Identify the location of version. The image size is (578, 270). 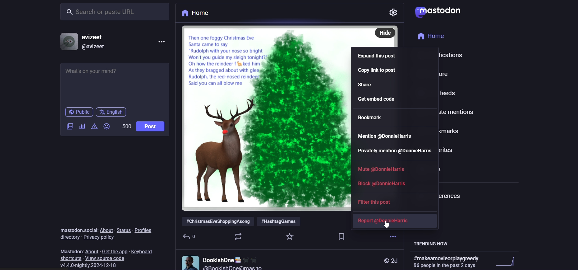
(92, 267).